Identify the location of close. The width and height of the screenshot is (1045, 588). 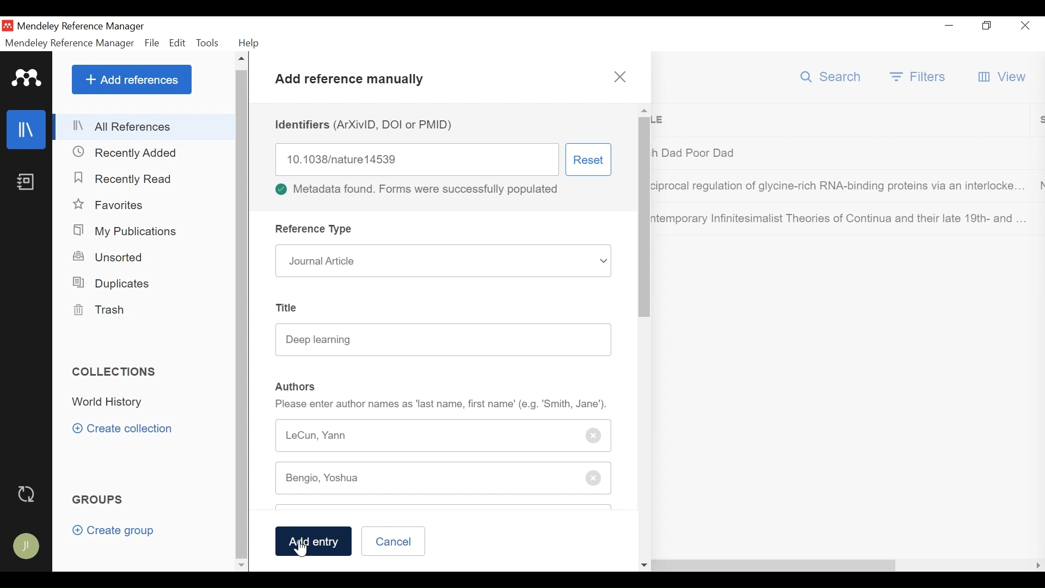
(622, 77).